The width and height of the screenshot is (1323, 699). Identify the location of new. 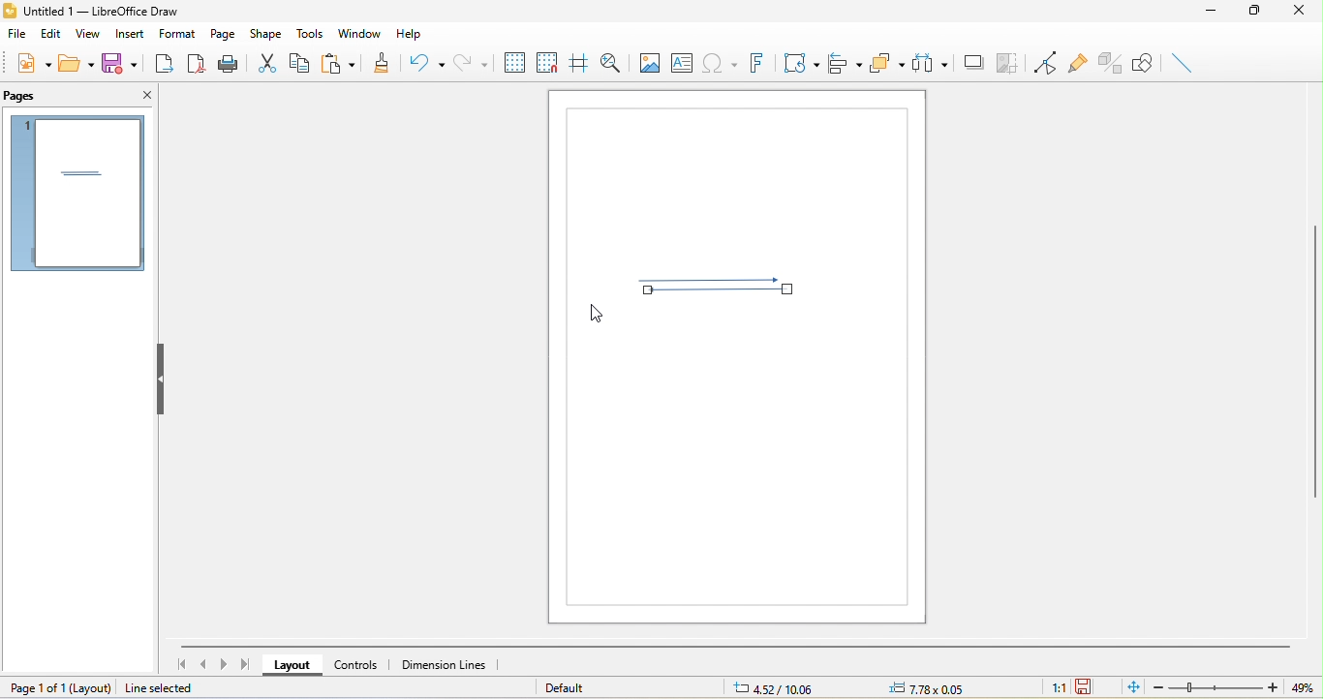
(32, 63).